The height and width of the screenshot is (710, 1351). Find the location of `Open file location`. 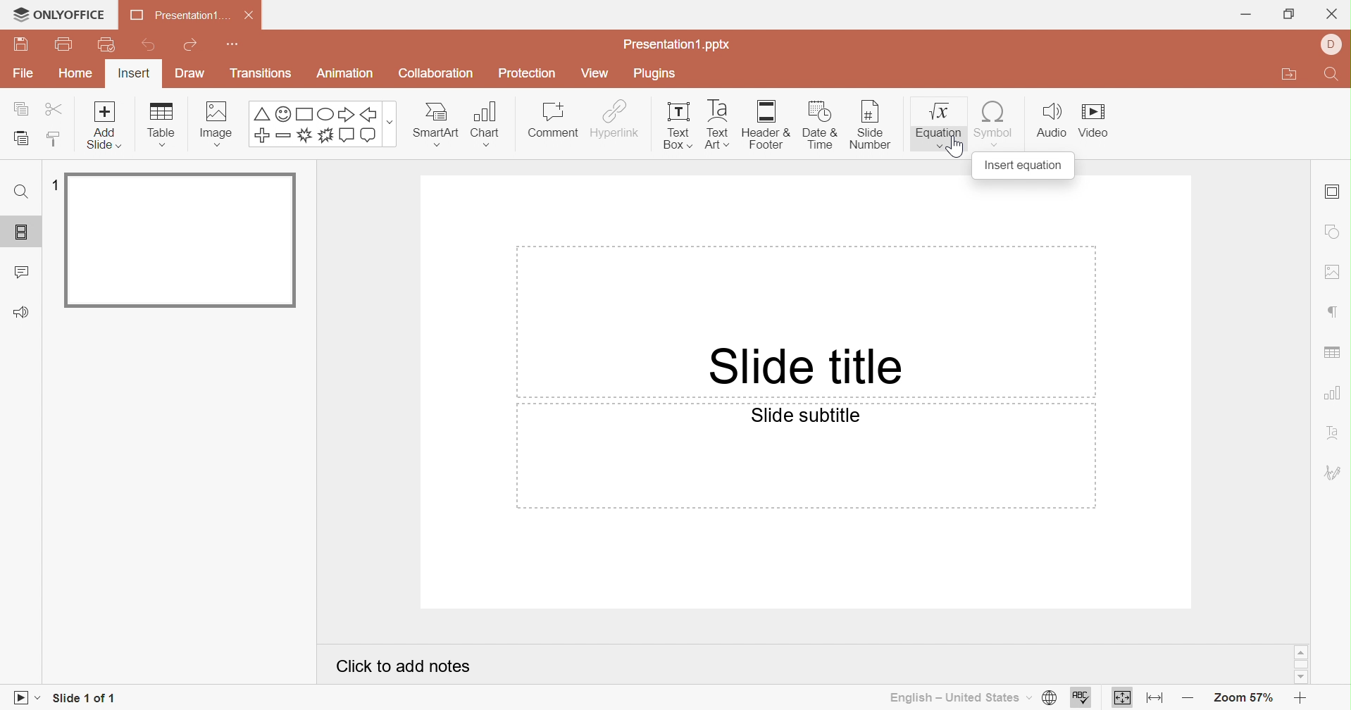

Open file location is located at coordinates (1290, 77).